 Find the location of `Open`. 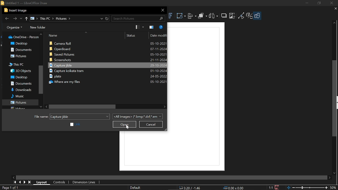

Open is located at coordinates (124, 125).